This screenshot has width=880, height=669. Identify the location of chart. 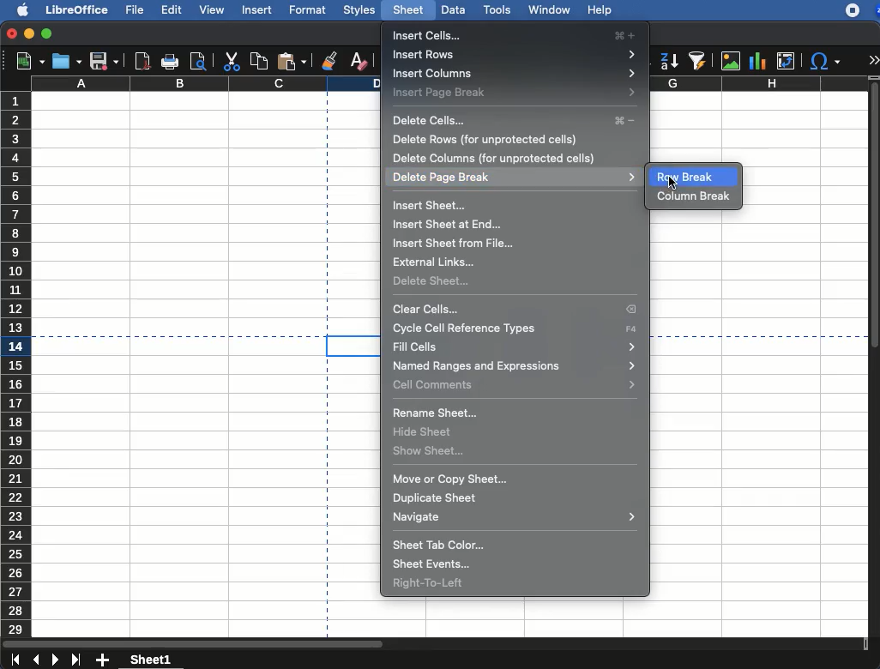
(758, 62).